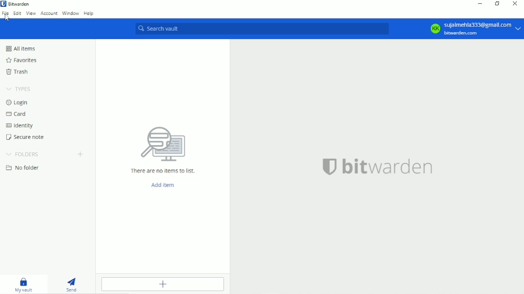 Image resolution: width=524 pixels, height=294 pixels. Describe the element at coordinates (497, 3) in the screenshot. I see `Restore down` at that location.